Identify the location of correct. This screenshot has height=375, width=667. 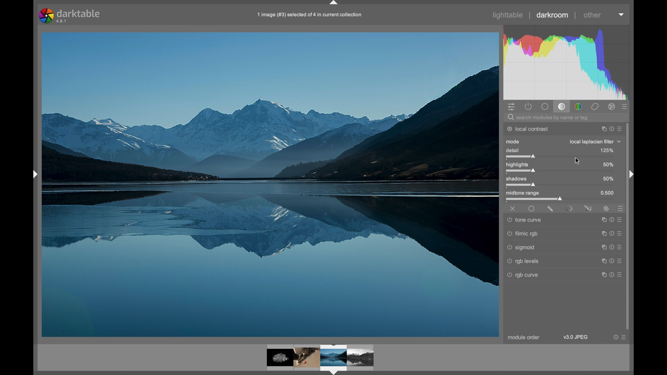
(595, 107).